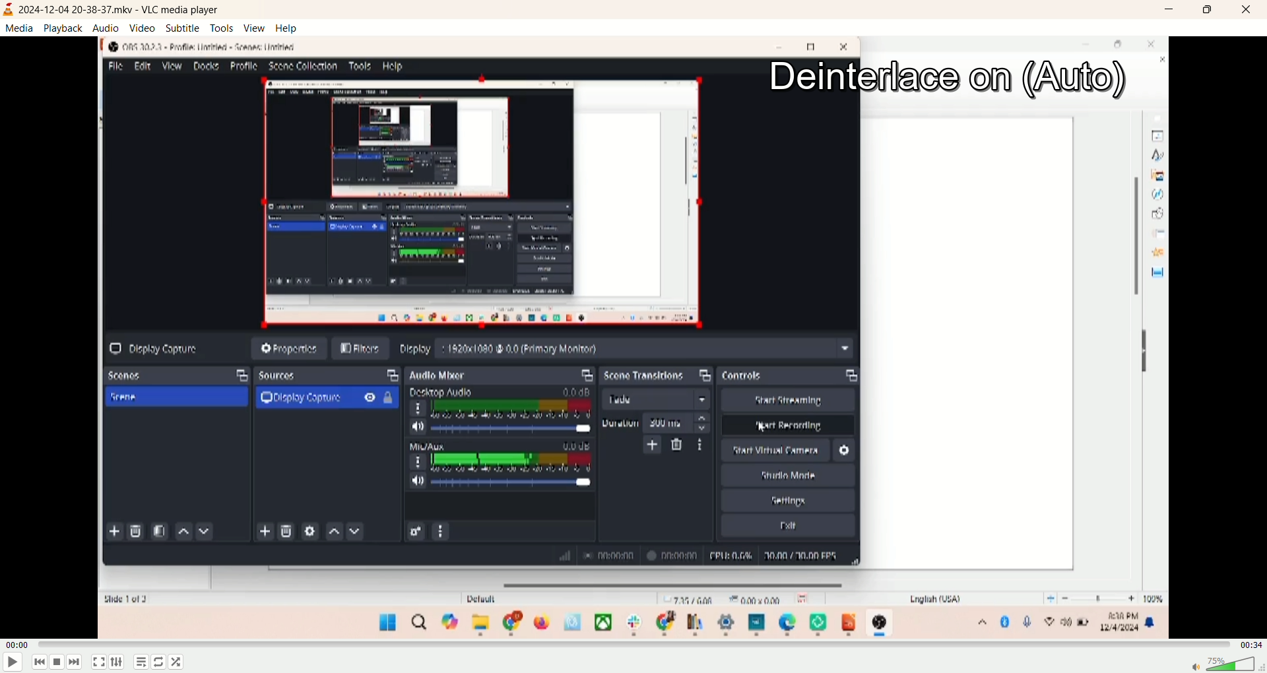 This screenshot has height=673, width=1267. Describe the element at coordinates (254, 28) in the screenshot. I see `view` at that location.